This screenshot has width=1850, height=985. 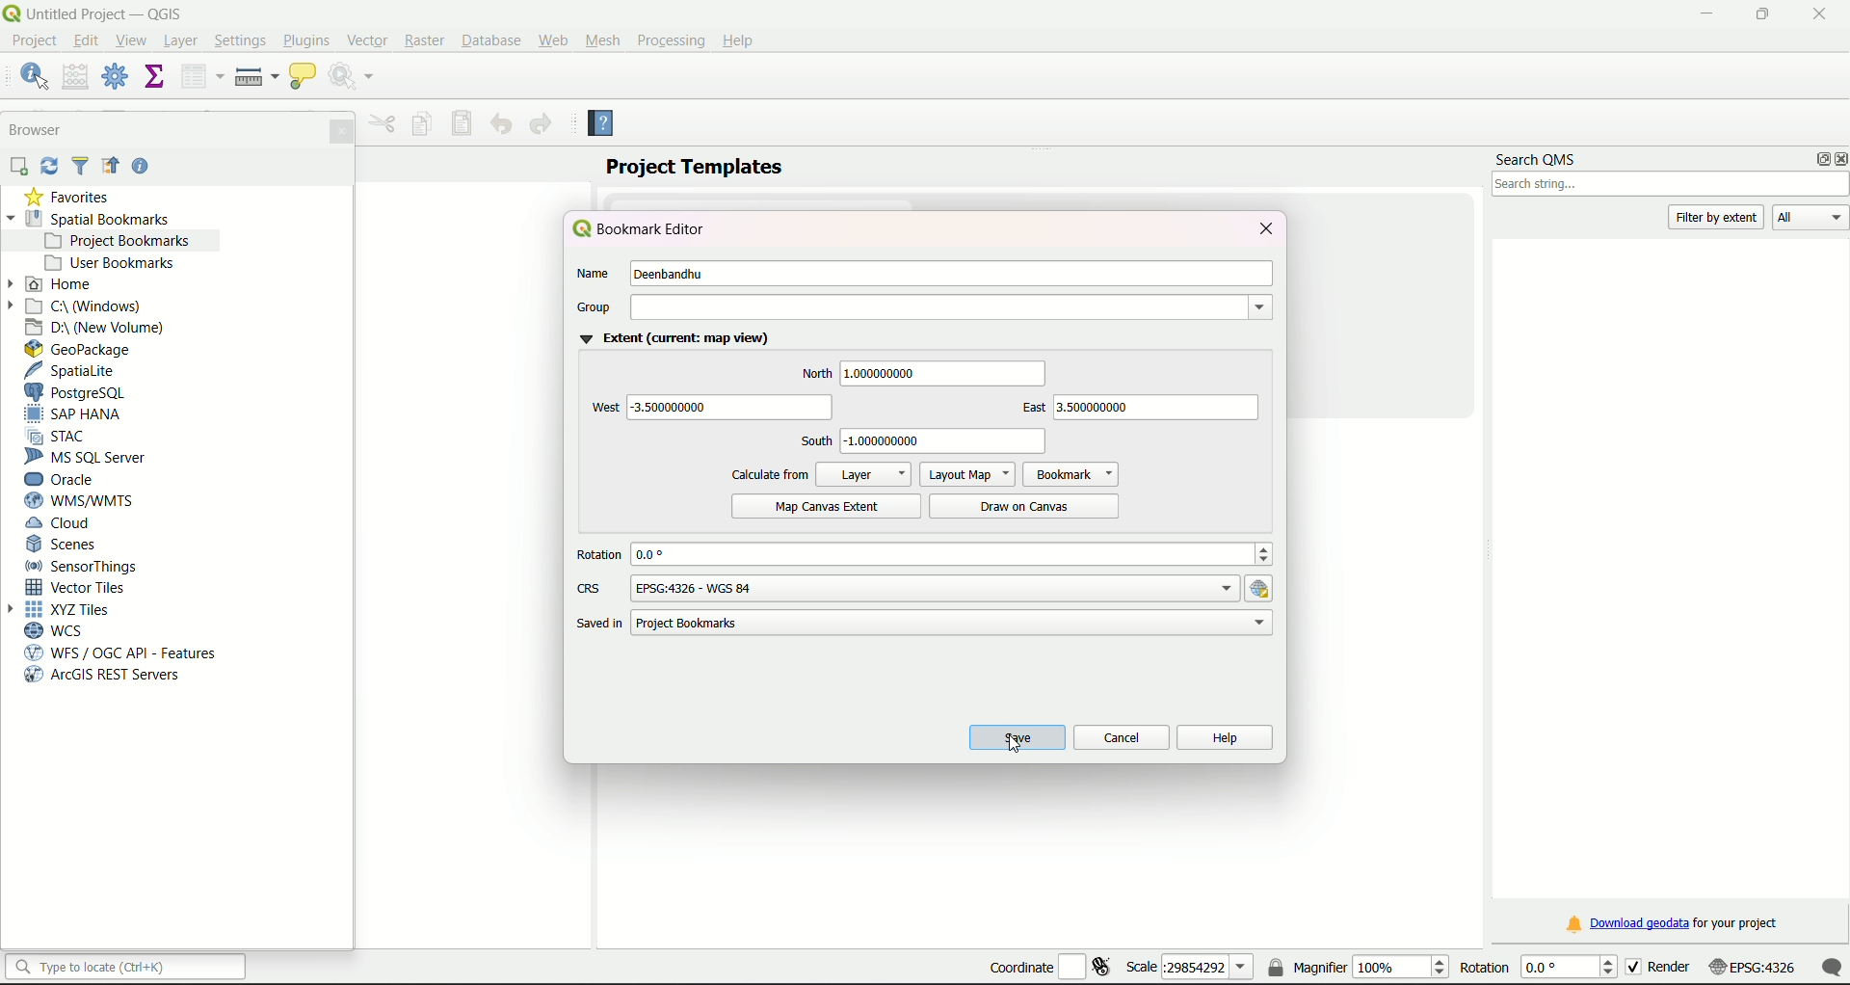 What do you see at coordinates (88, 392) in the screenshot?
I see `PostgreSQL` at bounding box center [88, 392].